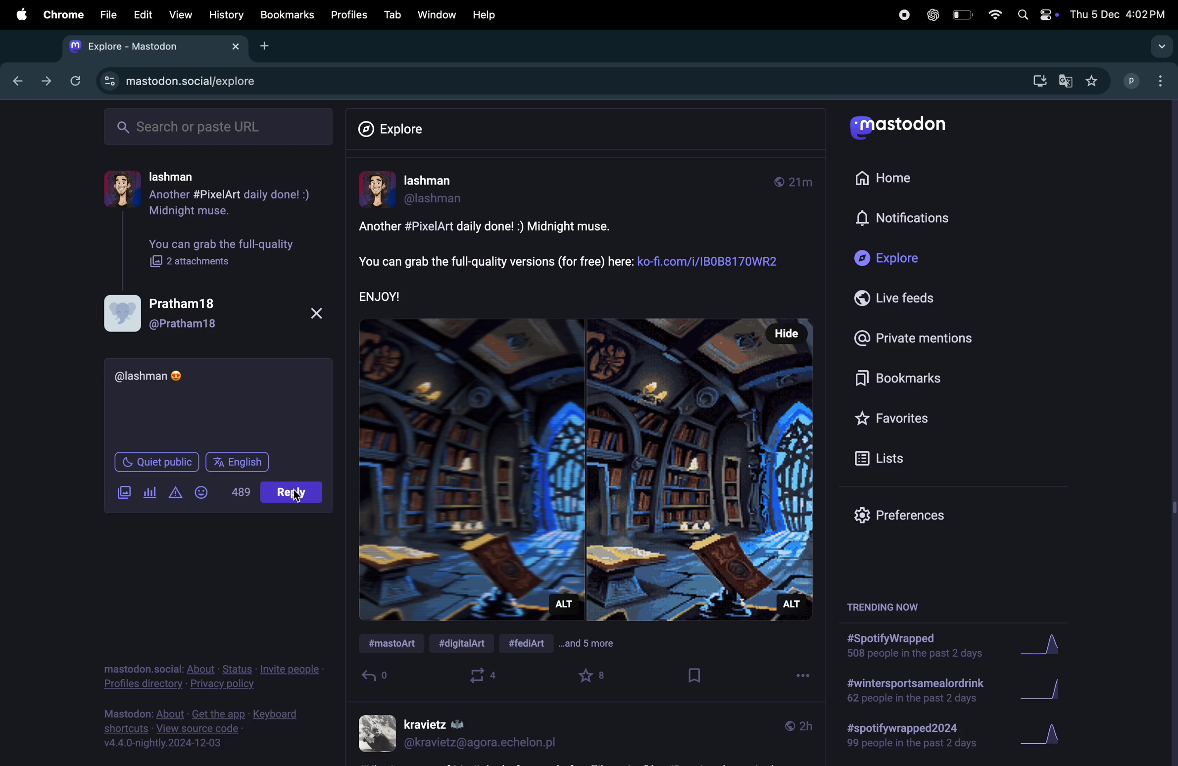 Image resolution: width=1178 pixels, height=766 pixels. What do you see at coordinates (881, 609) in the screenshot?
I see `trending now` at bounding box center [881, 609].